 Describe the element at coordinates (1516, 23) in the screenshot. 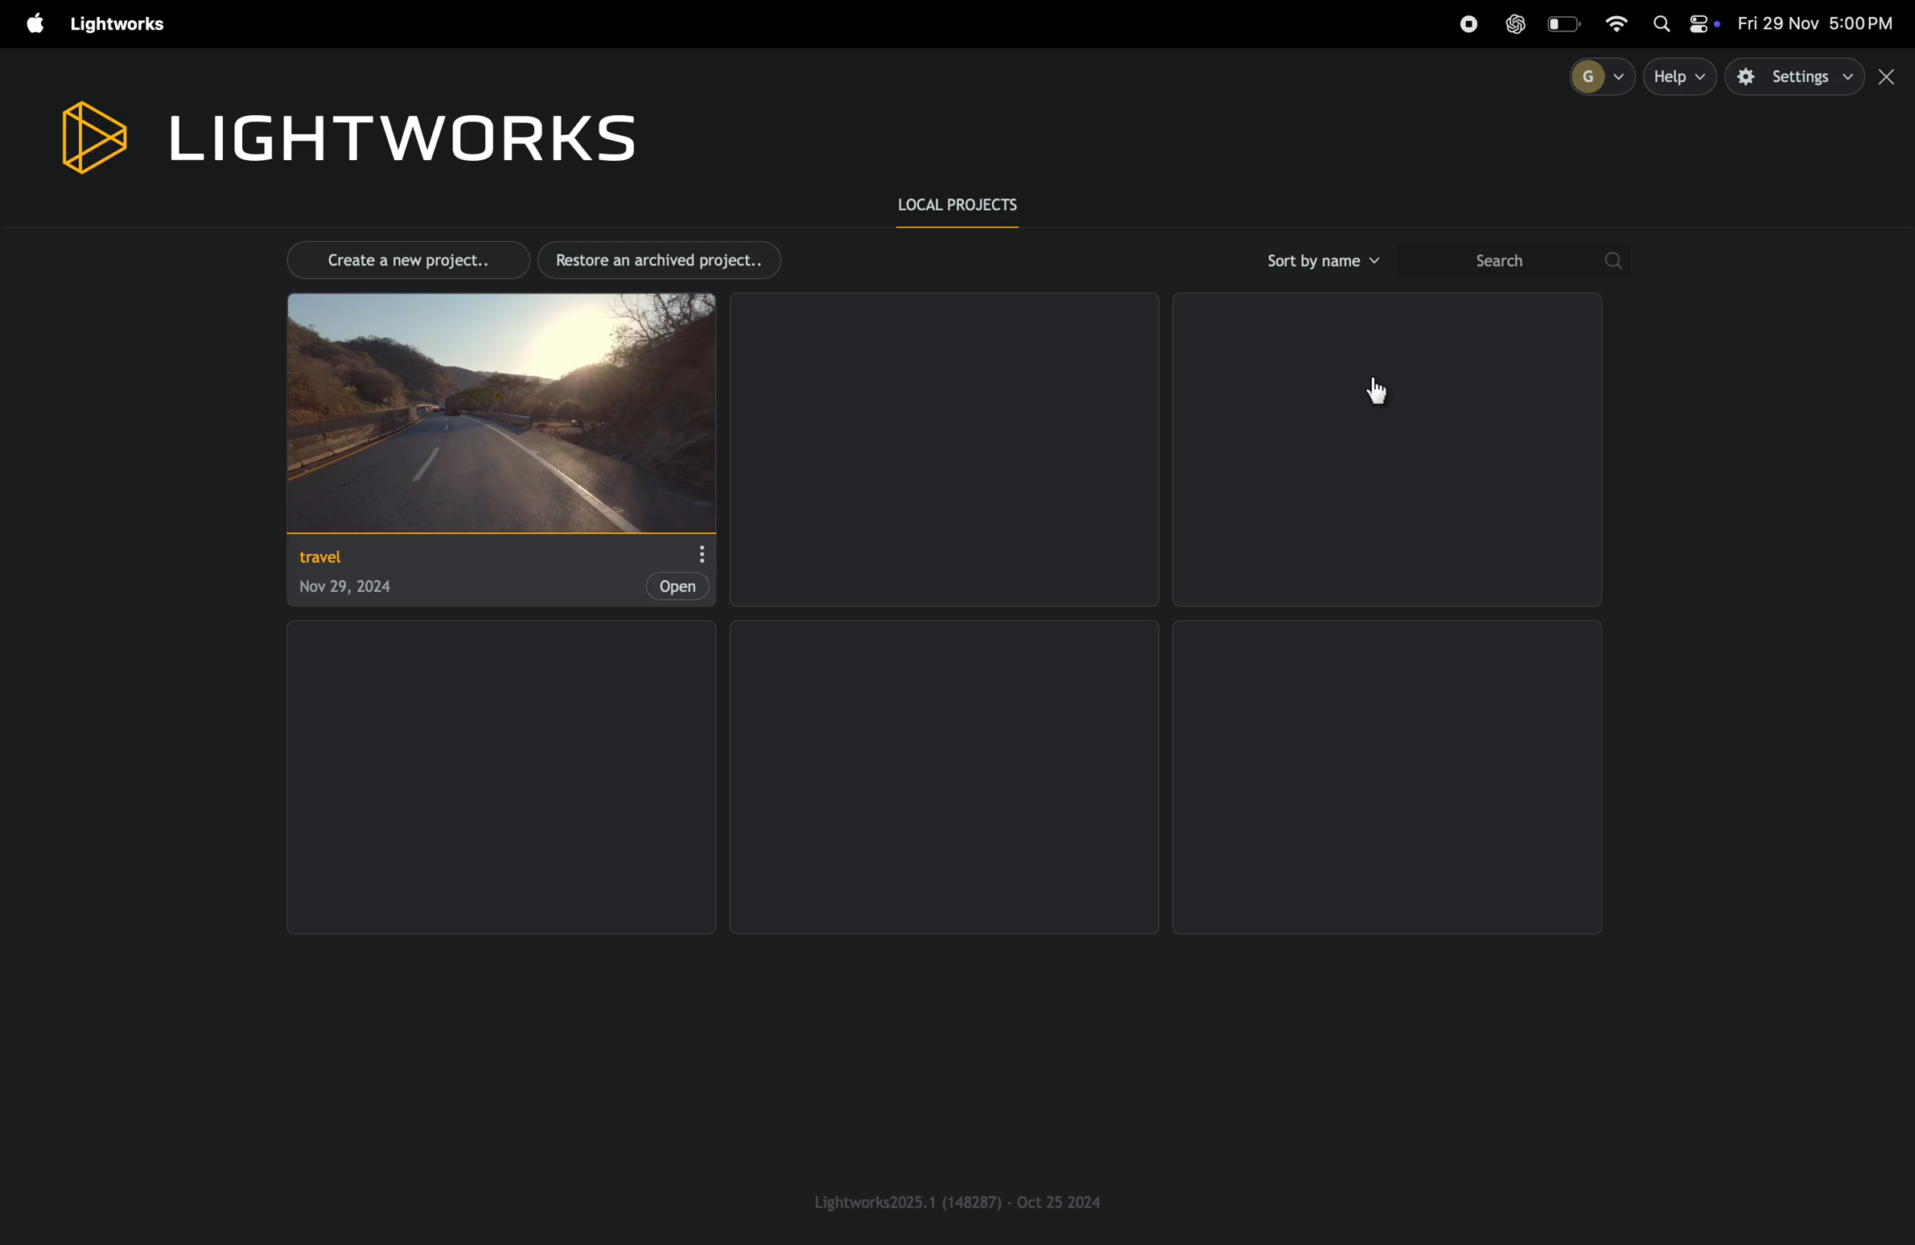

I see `chatgpt` at that location.